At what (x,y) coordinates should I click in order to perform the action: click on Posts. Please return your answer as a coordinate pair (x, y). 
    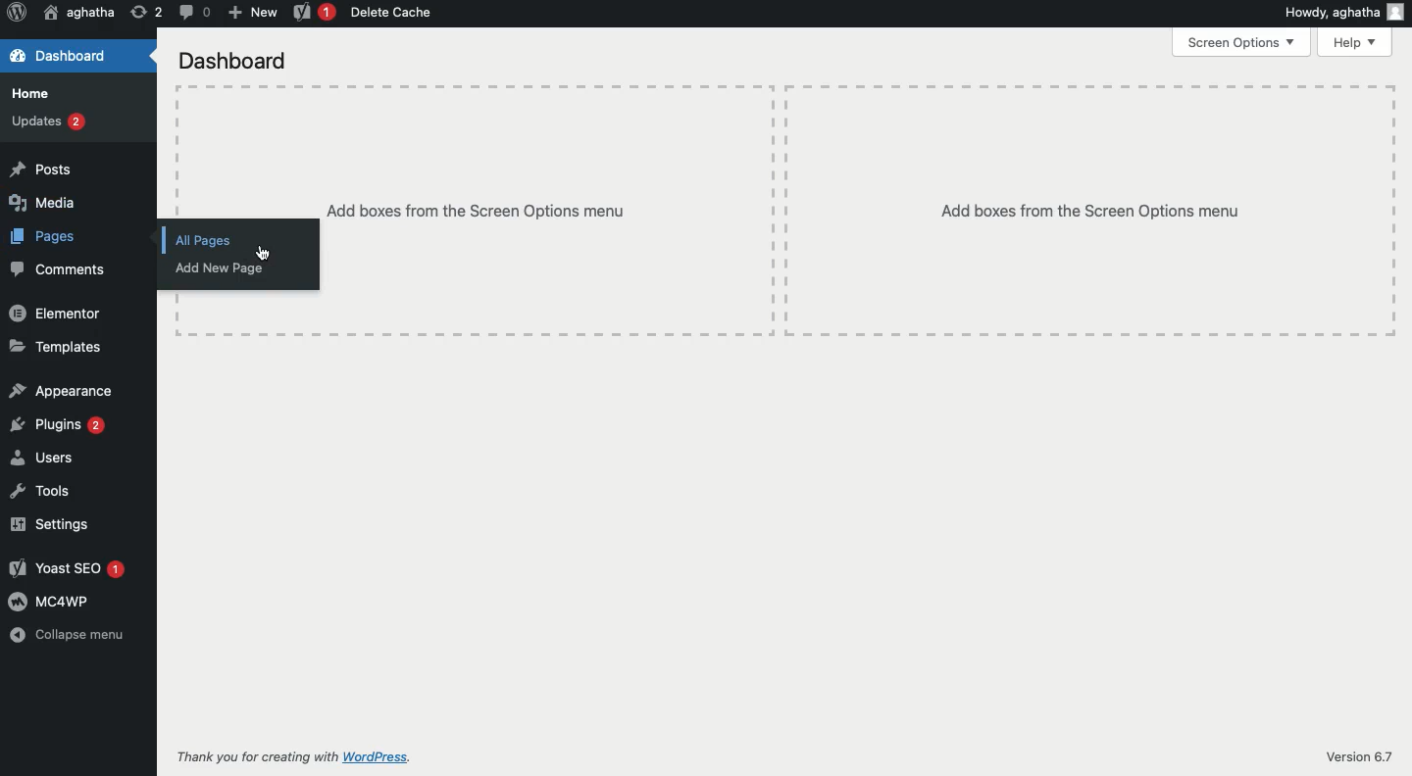
    Looking at the image, I should click on (38, 169).